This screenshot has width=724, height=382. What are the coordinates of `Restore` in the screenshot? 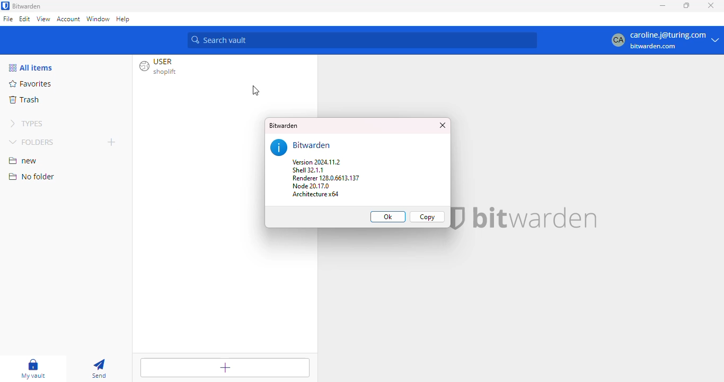 It's located at (686, 6).